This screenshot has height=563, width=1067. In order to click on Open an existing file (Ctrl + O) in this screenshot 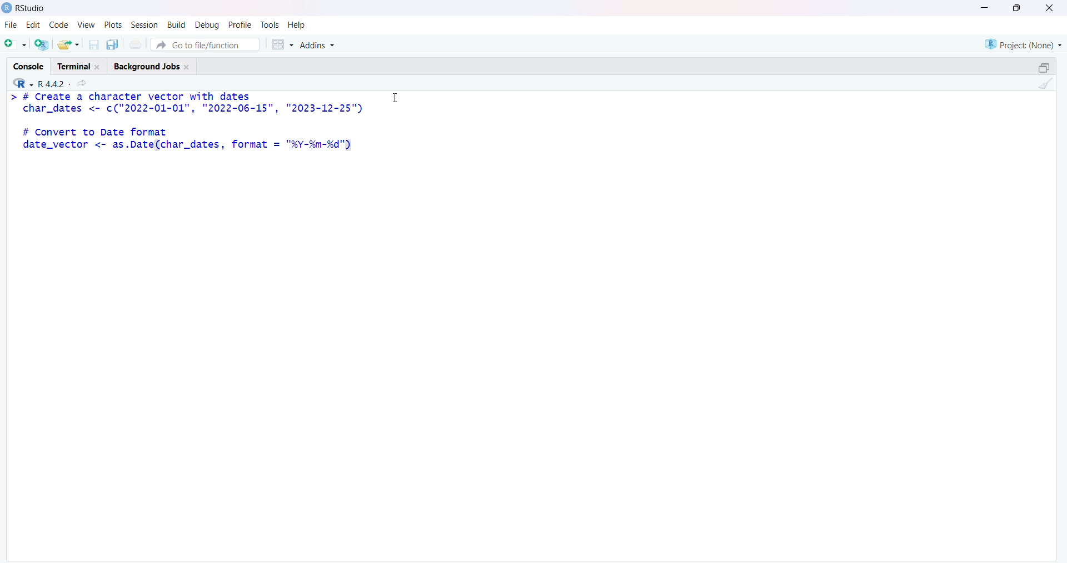, I will do `click(72, 44)`.